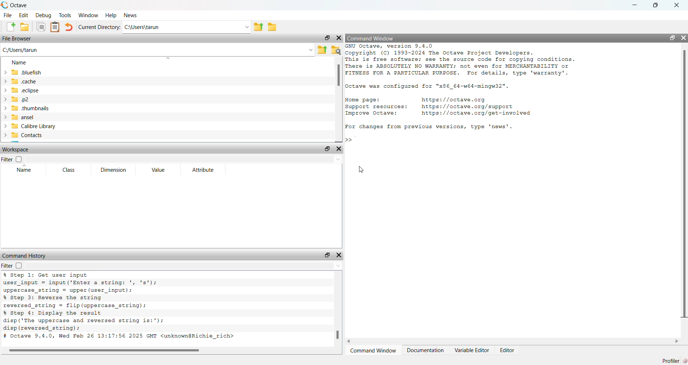 The image size is (688, 365). Describe the element at coordinates (56, 109) in the screenshot. I see `.thumbnails` at that location.